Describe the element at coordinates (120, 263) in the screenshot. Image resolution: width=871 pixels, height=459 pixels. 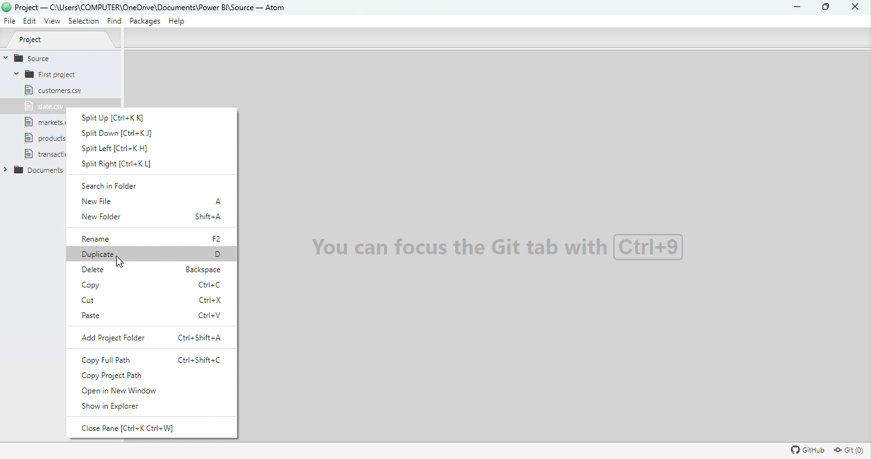
I see `cursor` at that location.